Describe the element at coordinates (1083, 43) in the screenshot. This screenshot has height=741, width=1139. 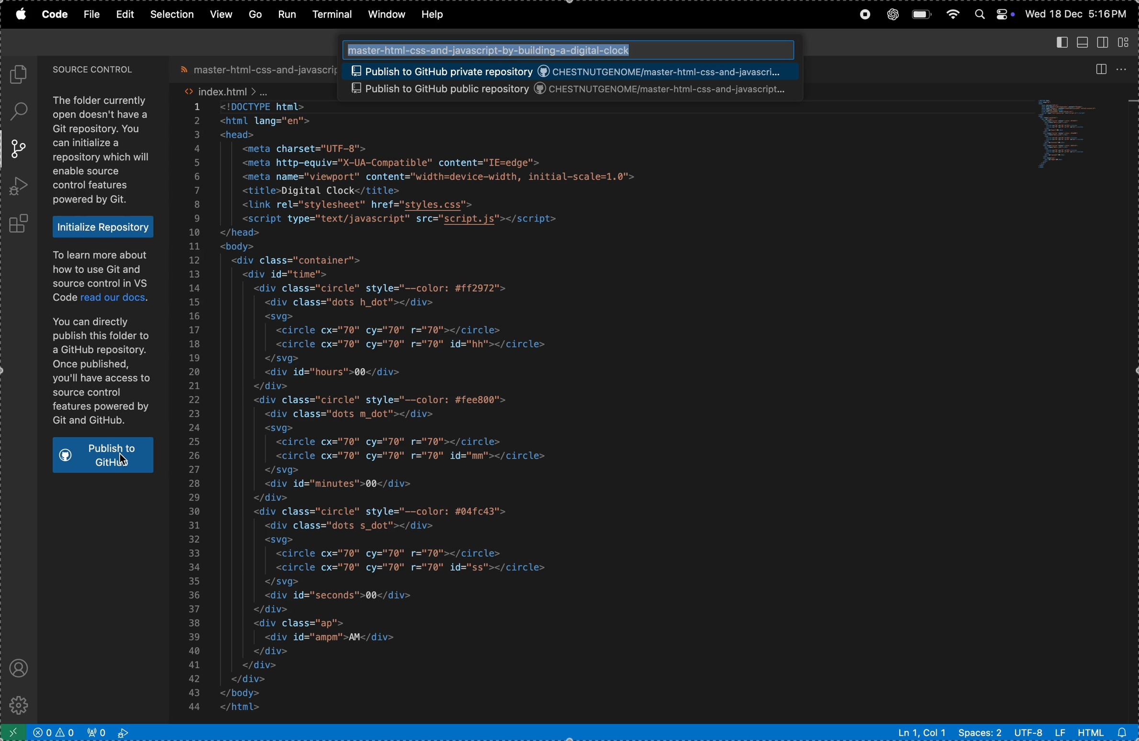
I see `toggle panel` at that location.